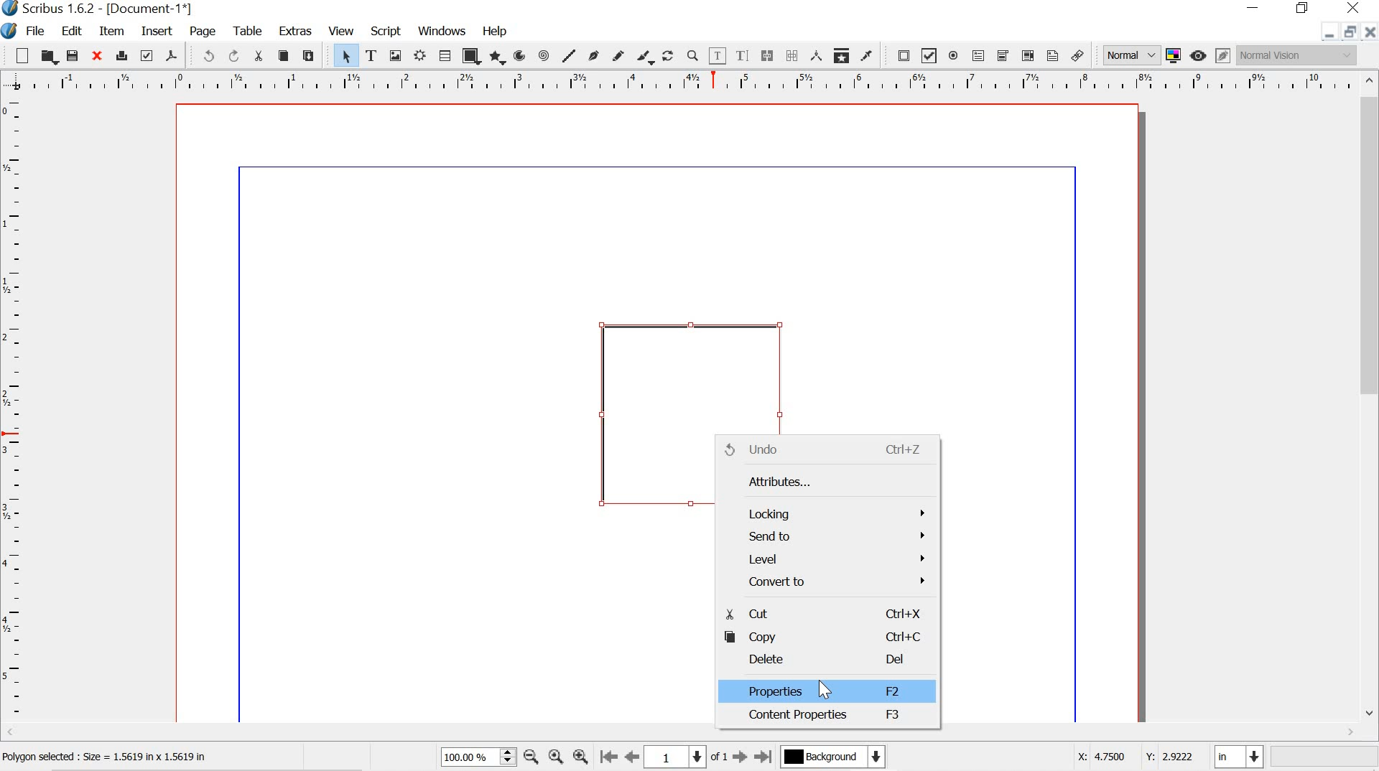  I want to click on Delete Del, so click(832, 659).